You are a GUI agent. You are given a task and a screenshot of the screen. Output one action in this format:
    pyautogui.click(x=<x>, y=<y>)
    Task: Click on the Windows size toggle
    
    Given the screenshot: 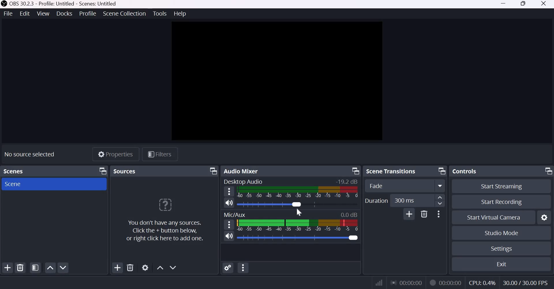 What is the action you would take?
    pyautogui.click(x=525, y=4)
    